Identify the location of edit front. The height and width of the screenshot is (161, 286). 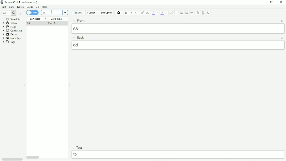
(179, 28).